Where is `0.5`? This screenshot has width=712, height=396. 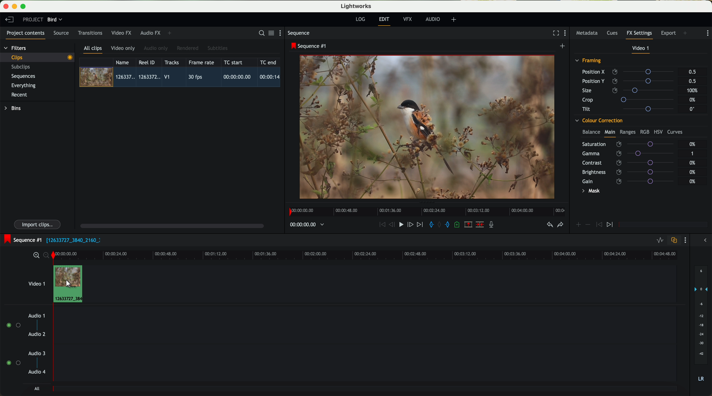 0.5 is located at coordinates (692, 72).